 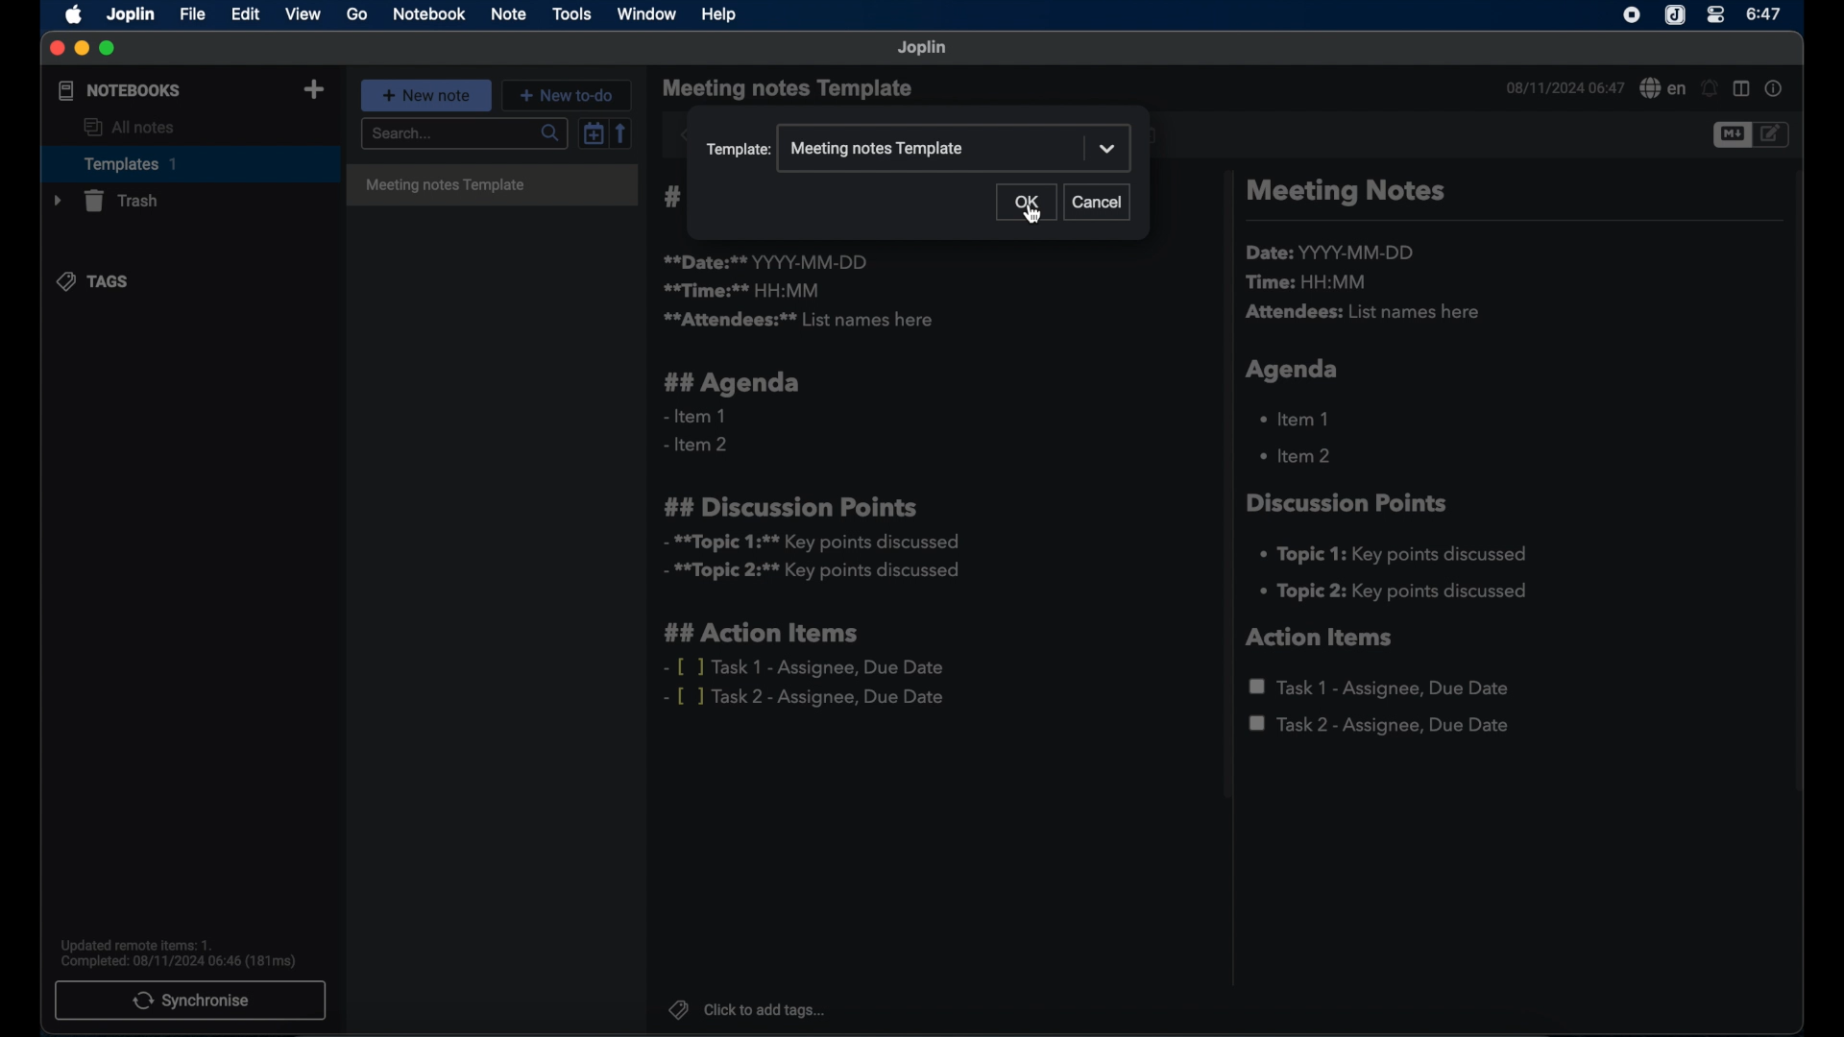 I want to click on templates 1, so click(x=187, y=163).